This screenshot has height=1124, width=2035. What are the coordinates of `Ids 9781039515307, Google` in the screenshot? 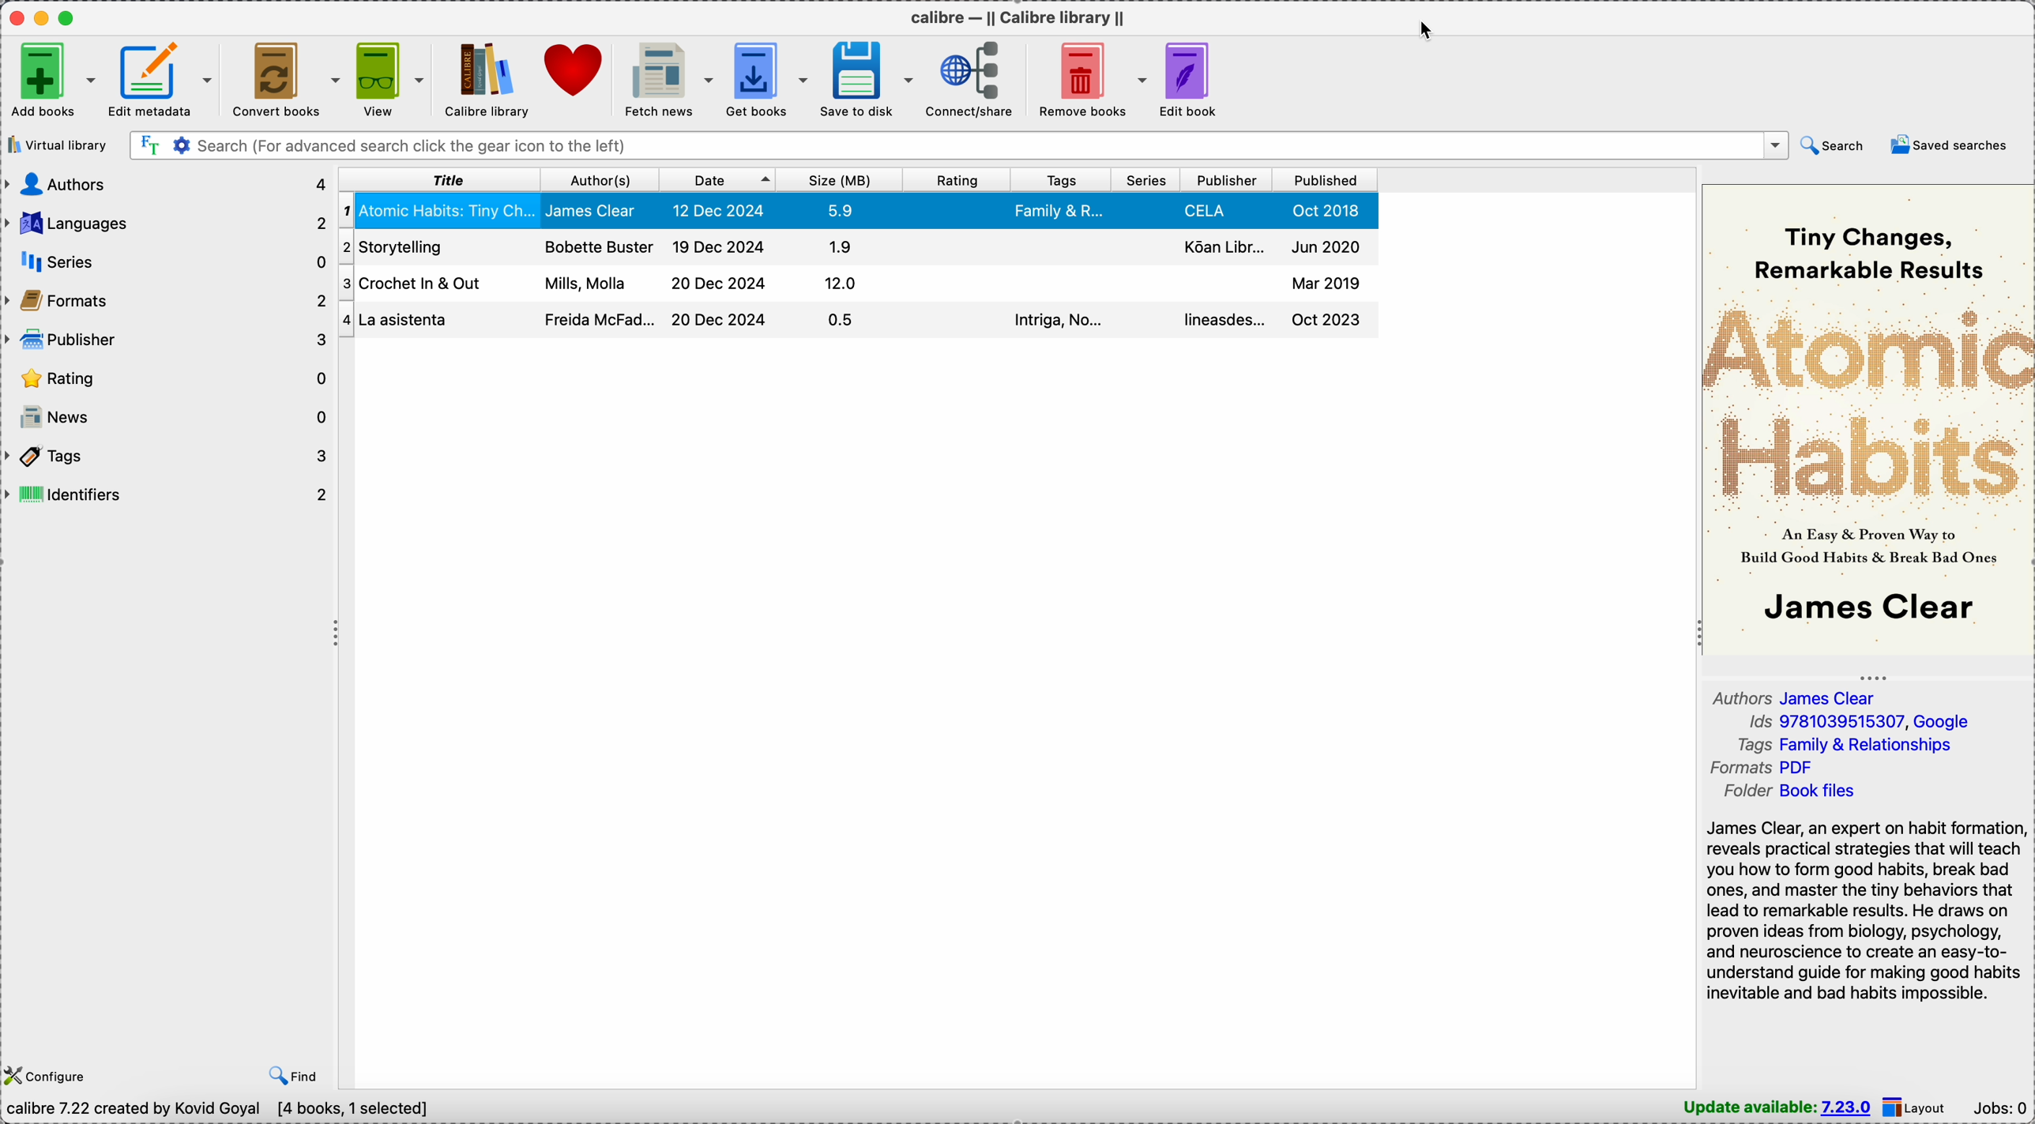 It's located at (1858, 721).